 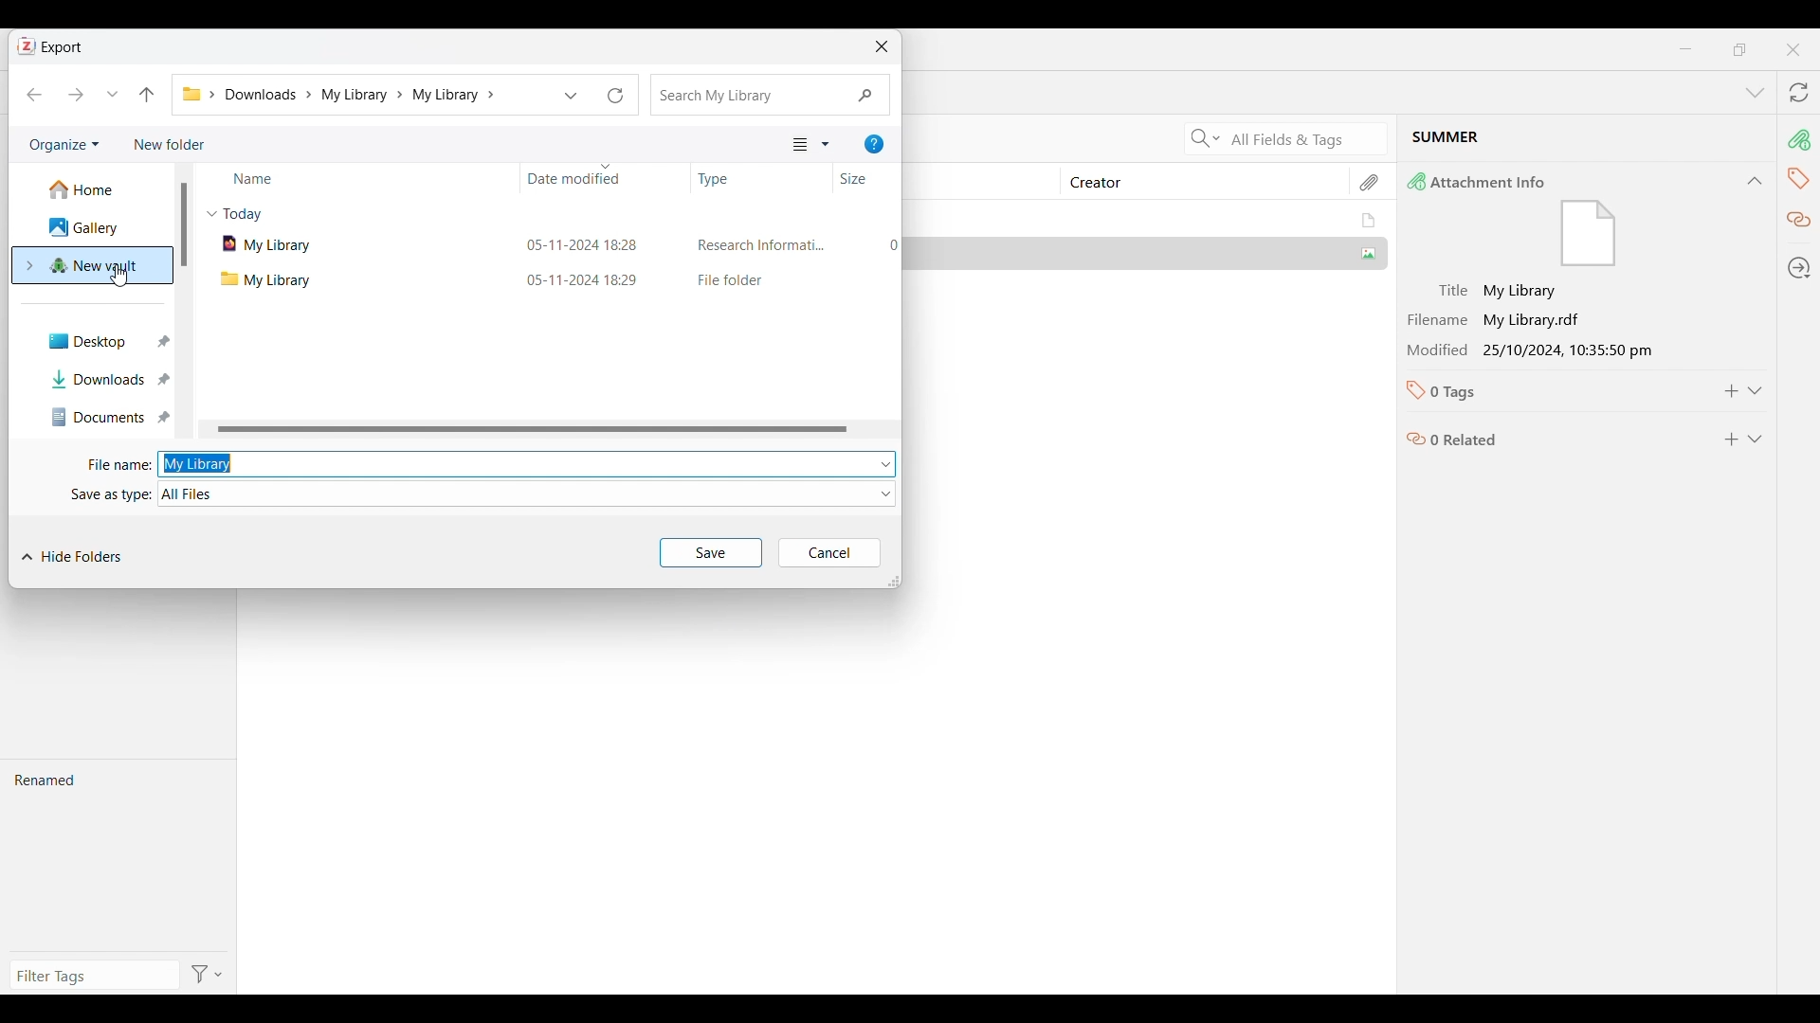 What do you see at coordinates (1371, 183) in the screenshot?
I see `Attachments` at bounding box center [1371, 183].